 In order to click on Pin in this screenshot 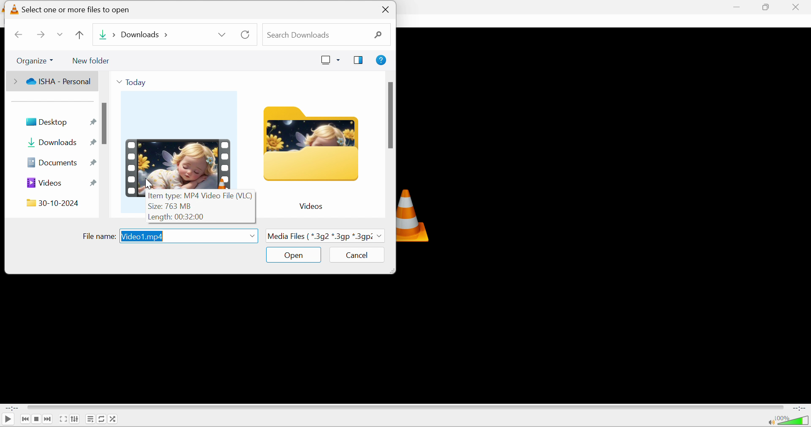, I will do `click(94, 161)`.